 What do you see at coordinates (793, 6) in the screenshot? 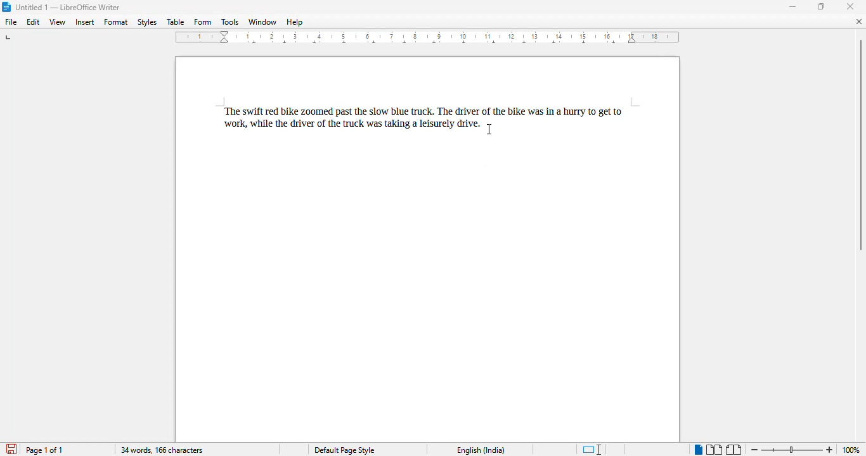
I see `minimize` at bounding box center [793, 6].